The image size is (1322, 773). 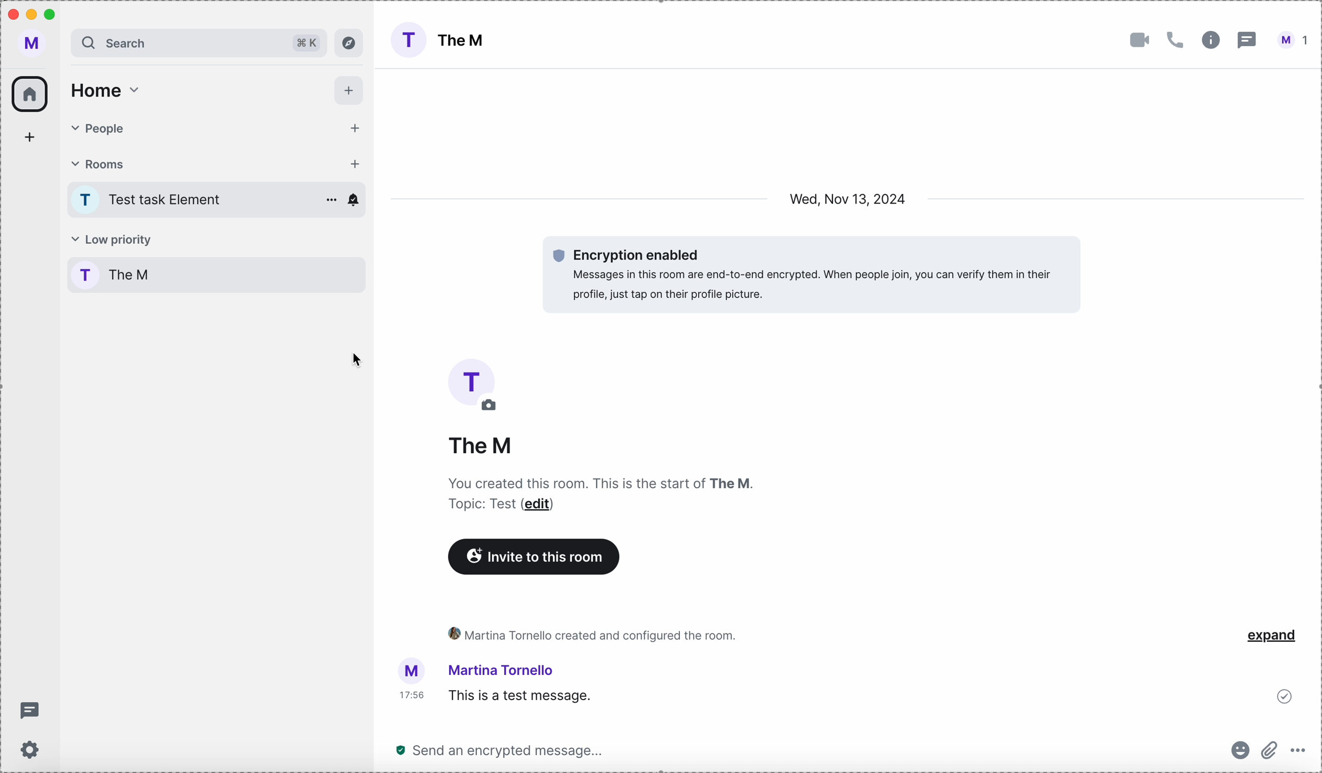 What do you see at coordinates (31, 42) in the screenshot?
I see `profile` at bounding box center [31, 42].